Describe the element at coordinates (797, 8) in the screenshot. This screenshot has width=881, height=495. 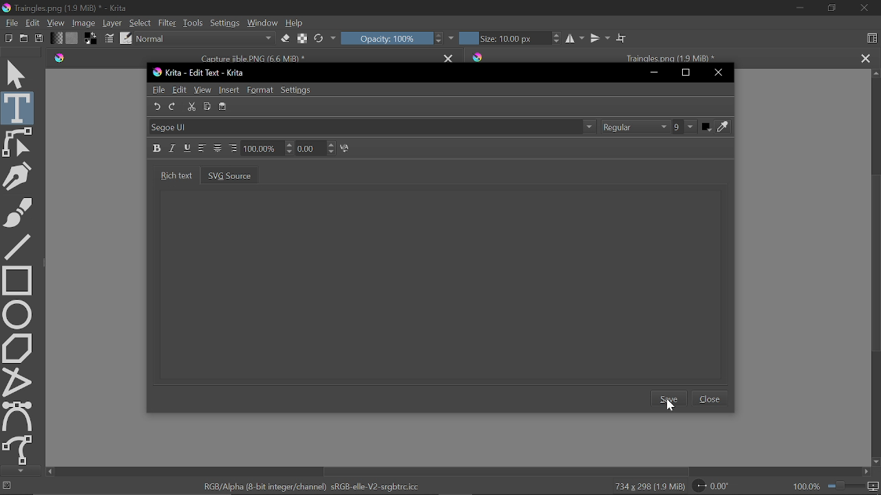
I see `Minimize` at that location.